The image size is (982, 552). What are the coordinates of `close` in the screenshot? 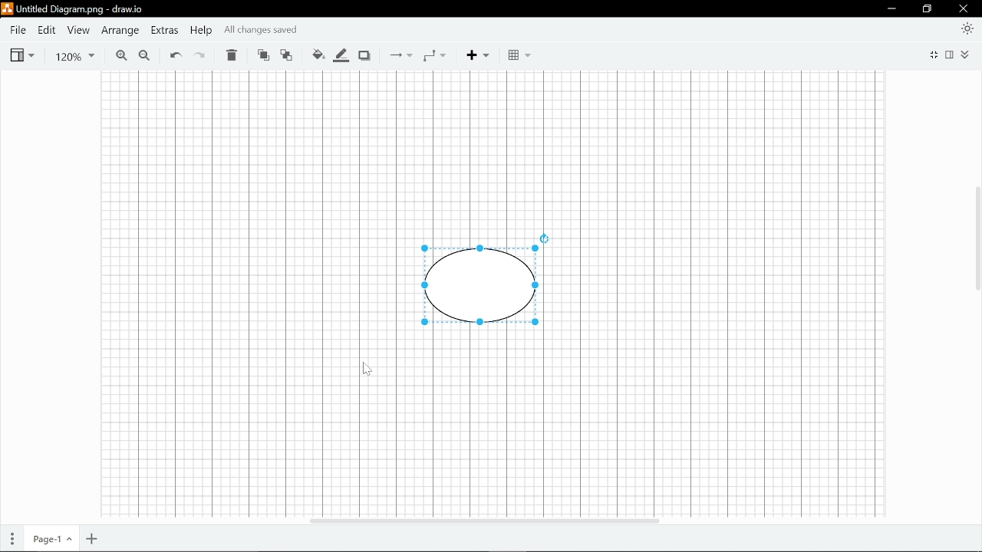 It's located at (965, 8).